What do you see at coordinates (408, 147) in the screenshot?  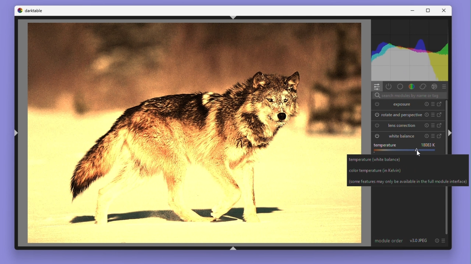 I see `tempearture` at bounding box center [408, 147].